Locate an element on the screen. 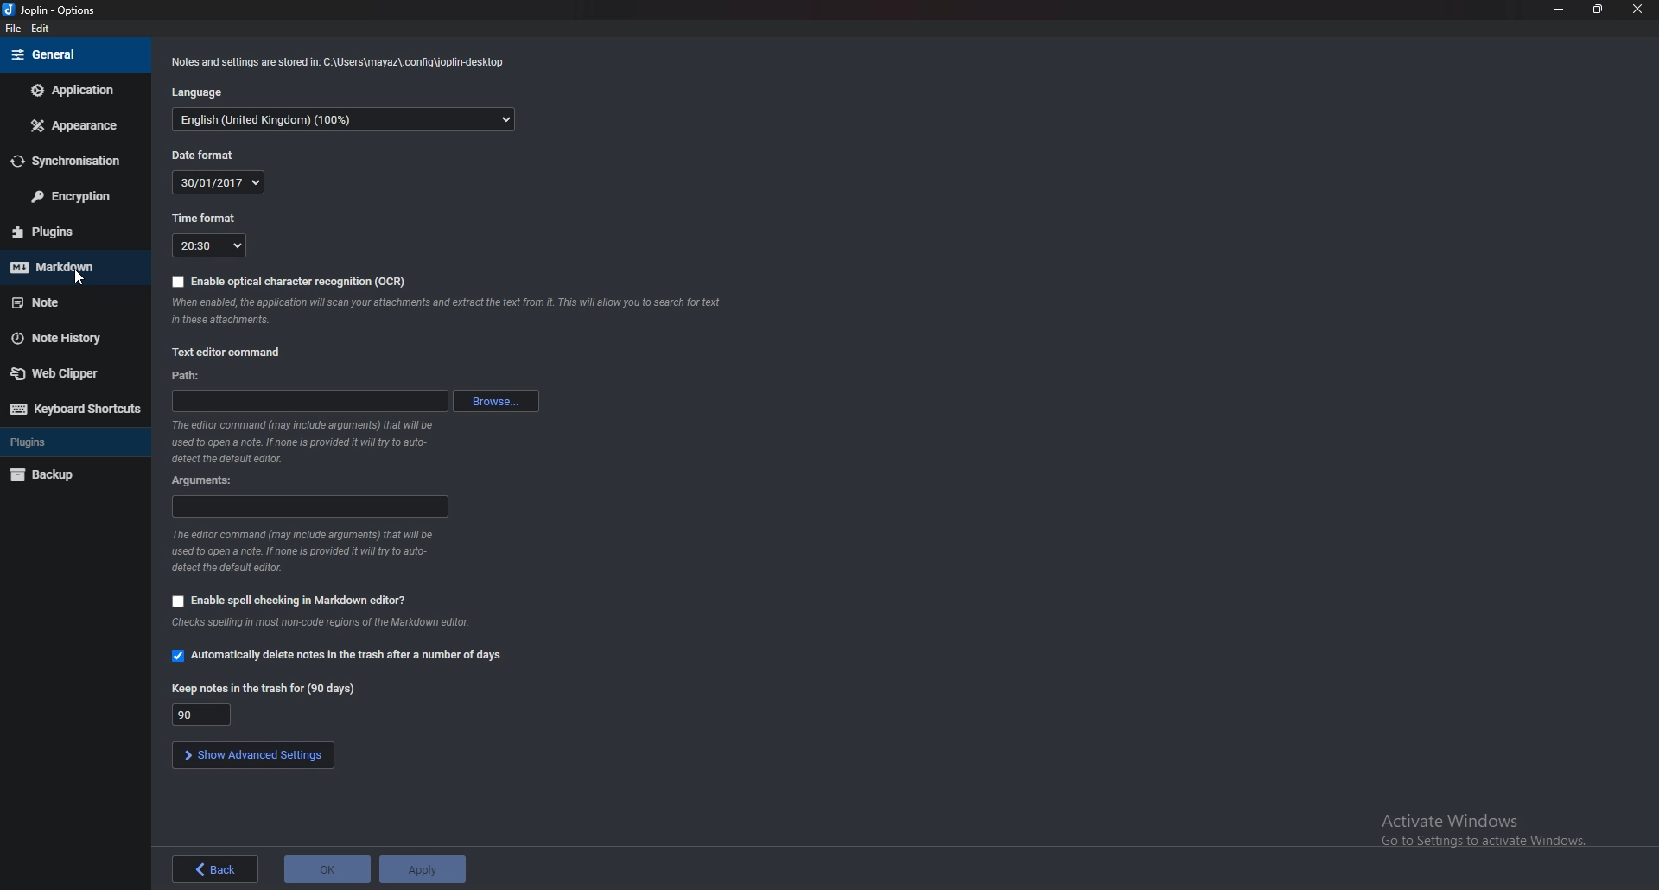  Mark down is located at coordinates (73, 266).